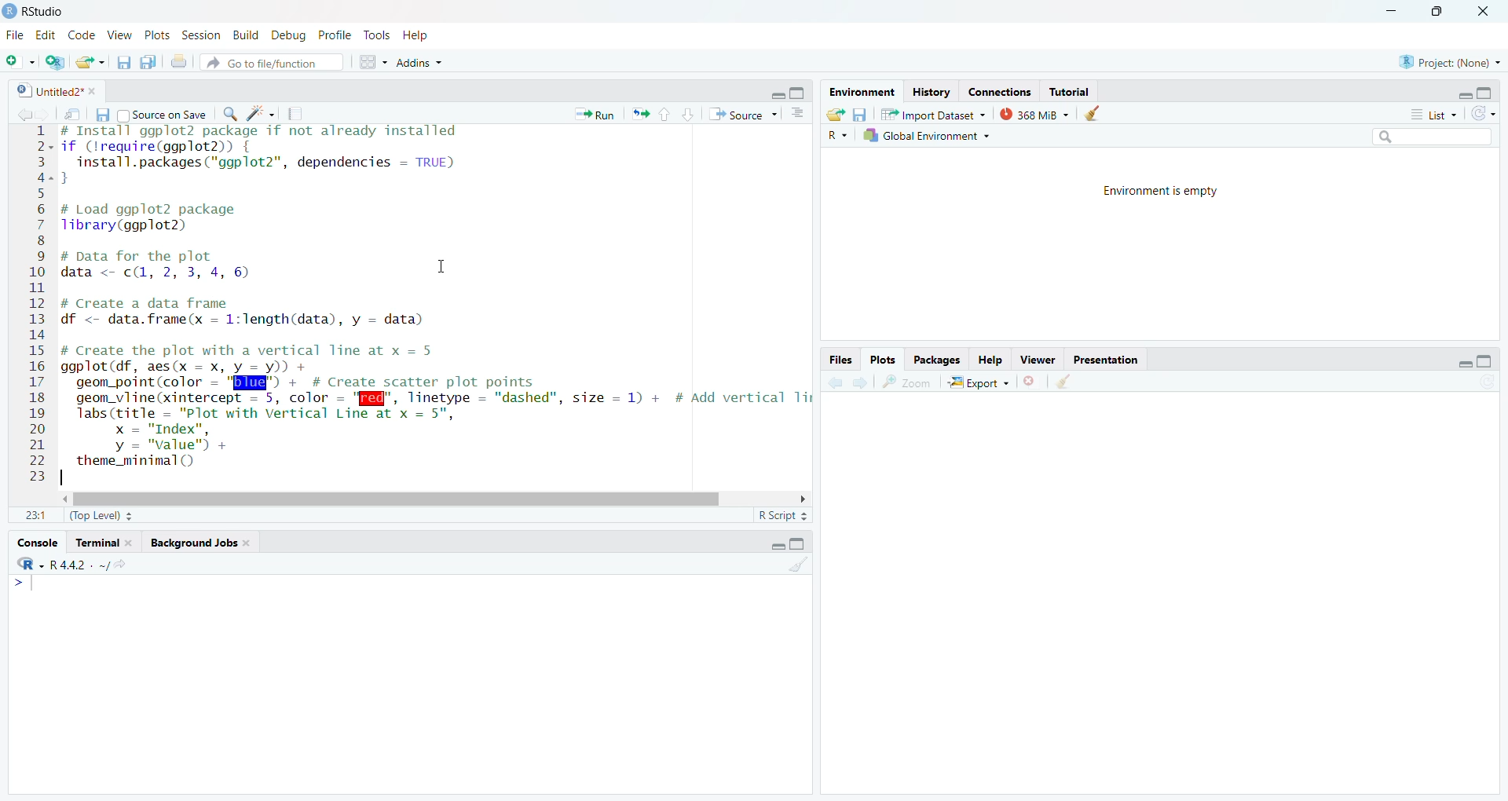 The width and height of the screenshot is (1508, 801). What do you see at coordinates (1064, 382) in the screenshot?
I see `clear` at bounding box center [1064, 382].